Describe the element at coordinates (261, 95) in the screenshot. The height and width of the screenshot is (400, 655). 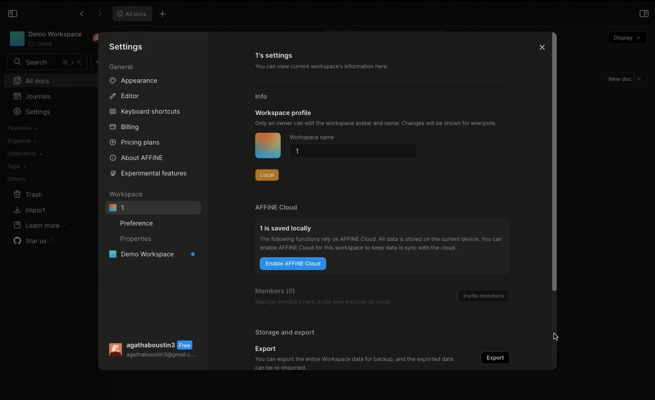
I see `Info` at that location.